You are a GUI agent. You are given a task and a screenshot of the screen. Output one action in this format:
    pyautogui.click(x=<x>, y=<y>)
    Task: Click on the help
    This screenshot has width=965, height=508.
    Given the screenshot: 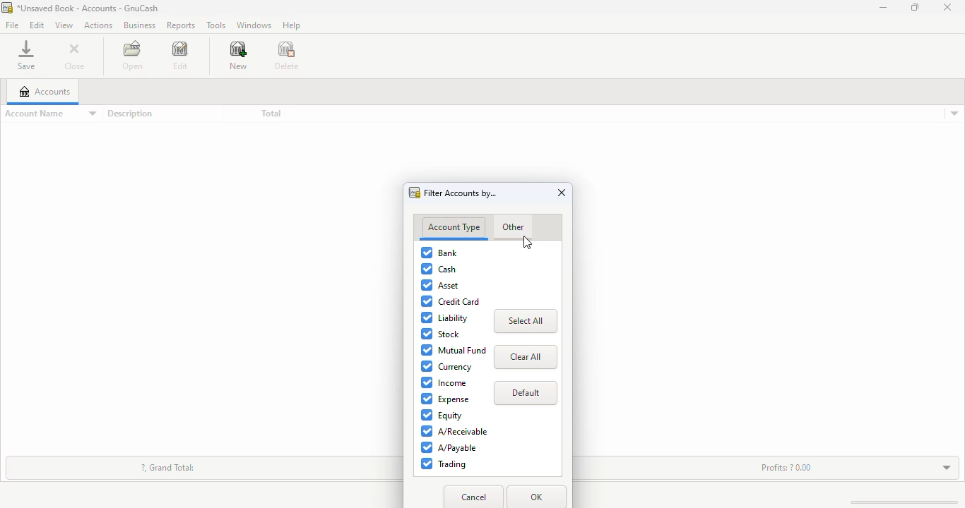 What is the action you would take?
    pyautogui.click(x=291, y=25)
    